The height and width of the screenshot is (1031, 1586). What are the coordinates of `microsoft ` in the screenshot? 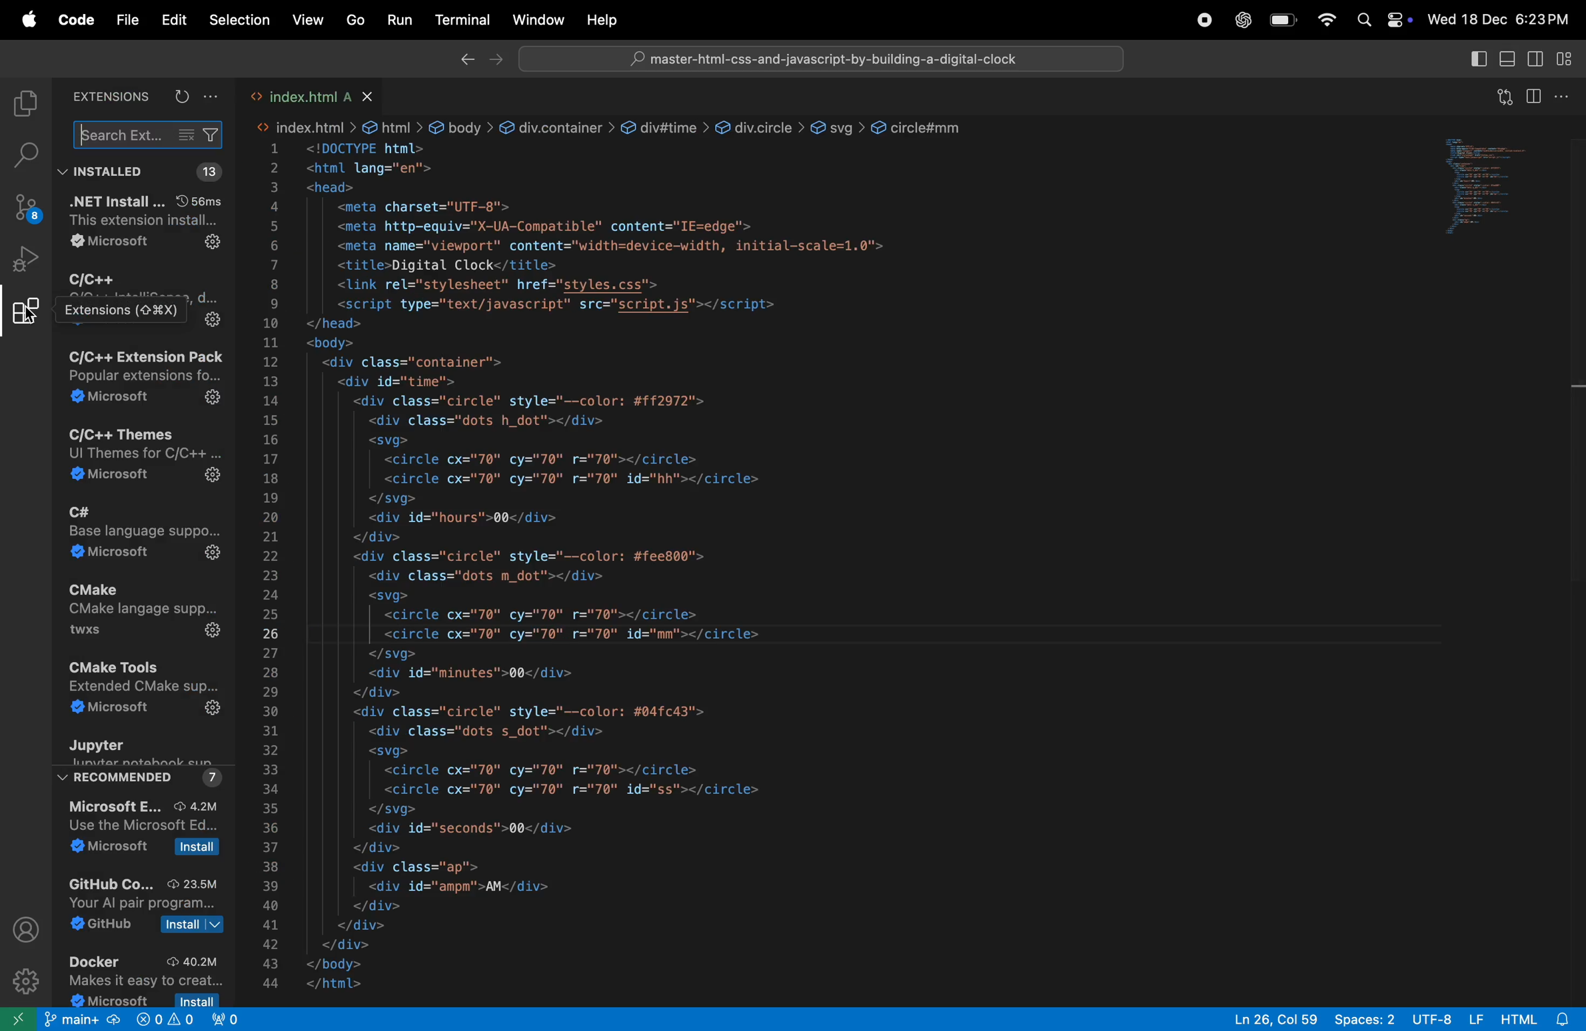 It's located at (150, 832).